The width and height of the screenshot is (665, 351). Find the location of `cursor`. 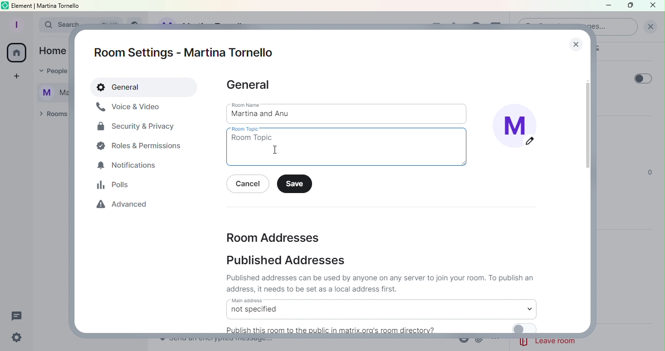

cursor is located at coordinates (277, 151).